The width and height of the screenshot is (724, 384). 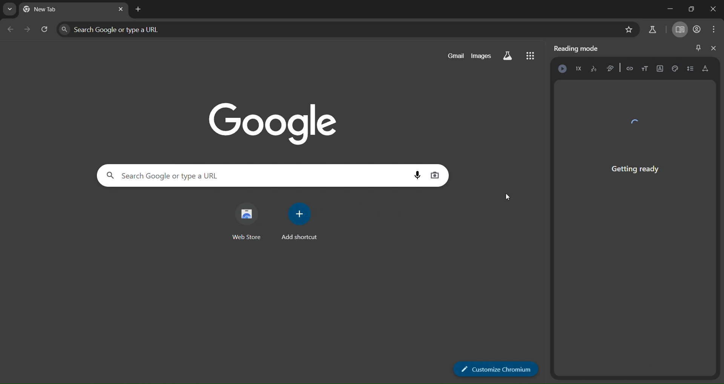 What do you see at coordinates (629, 29) in the screenshot?
I see `bookmark page` at bounding box center [629, 29].